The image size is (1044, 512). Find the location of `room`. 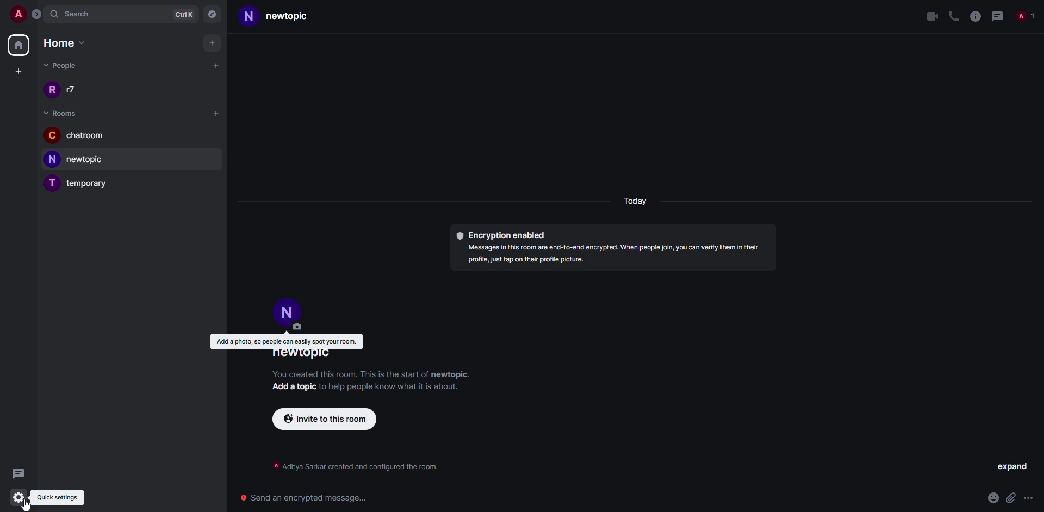

room is located at coordinates (282, 16).